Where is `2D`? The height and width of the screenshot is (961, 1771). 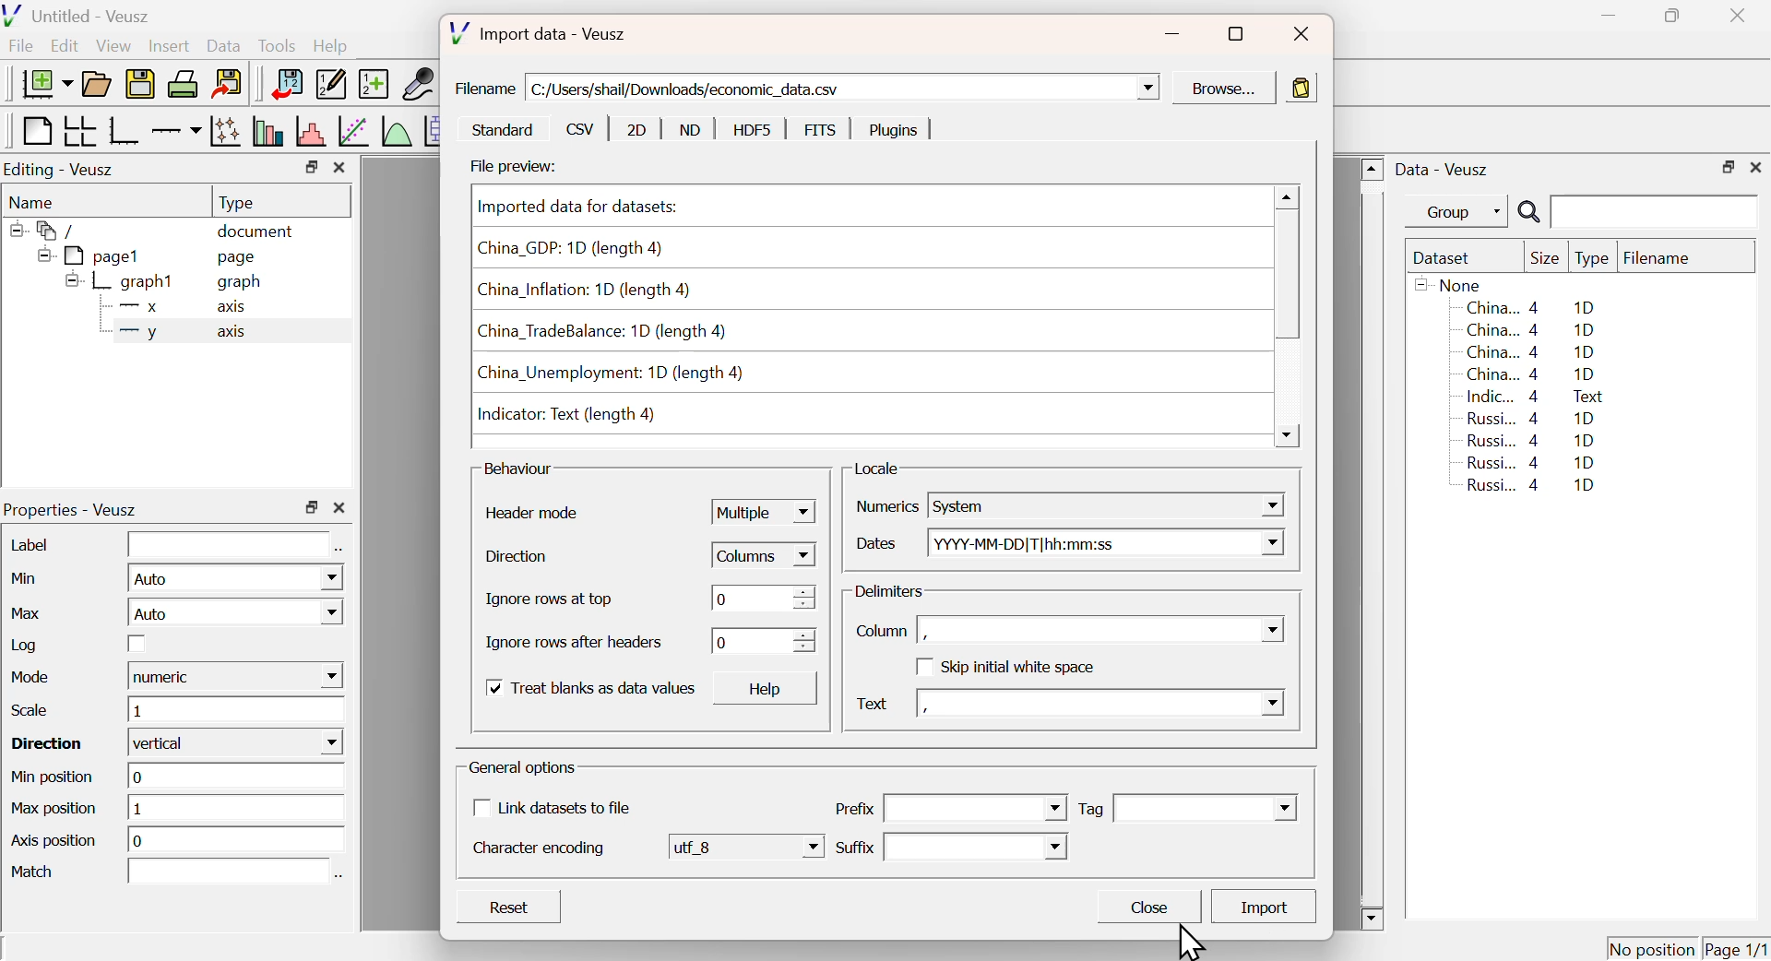
2D is located at coordinates (638, 130).